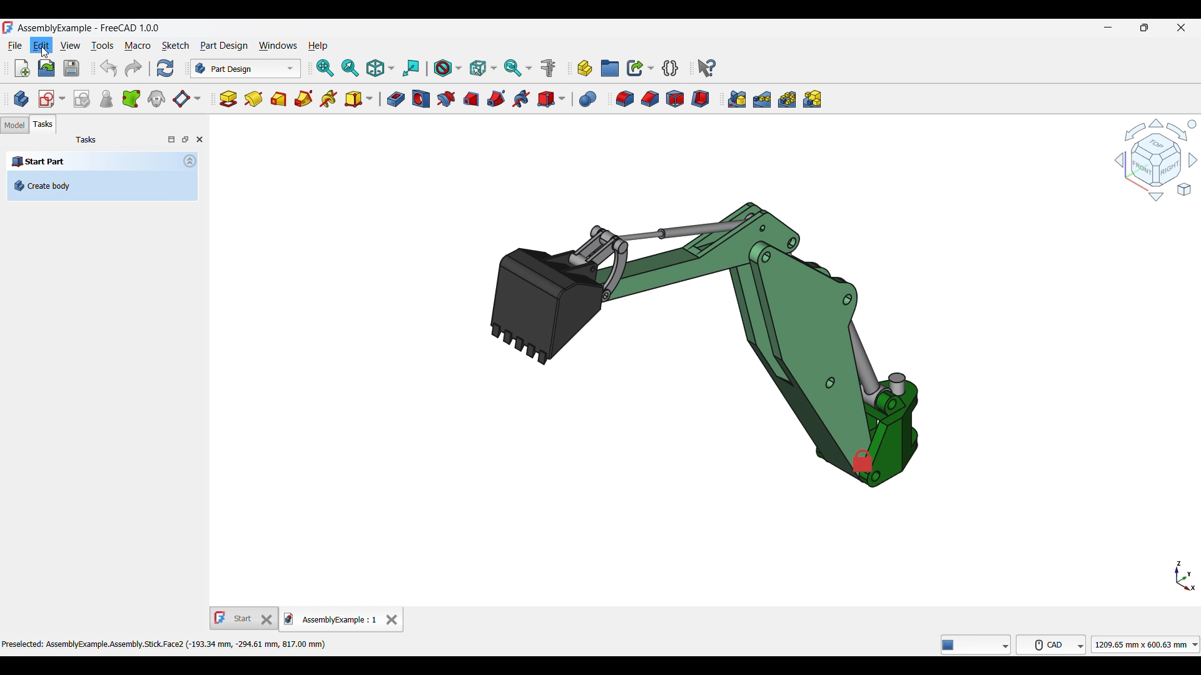  I want to click on Align to selection, so click(411, 68).